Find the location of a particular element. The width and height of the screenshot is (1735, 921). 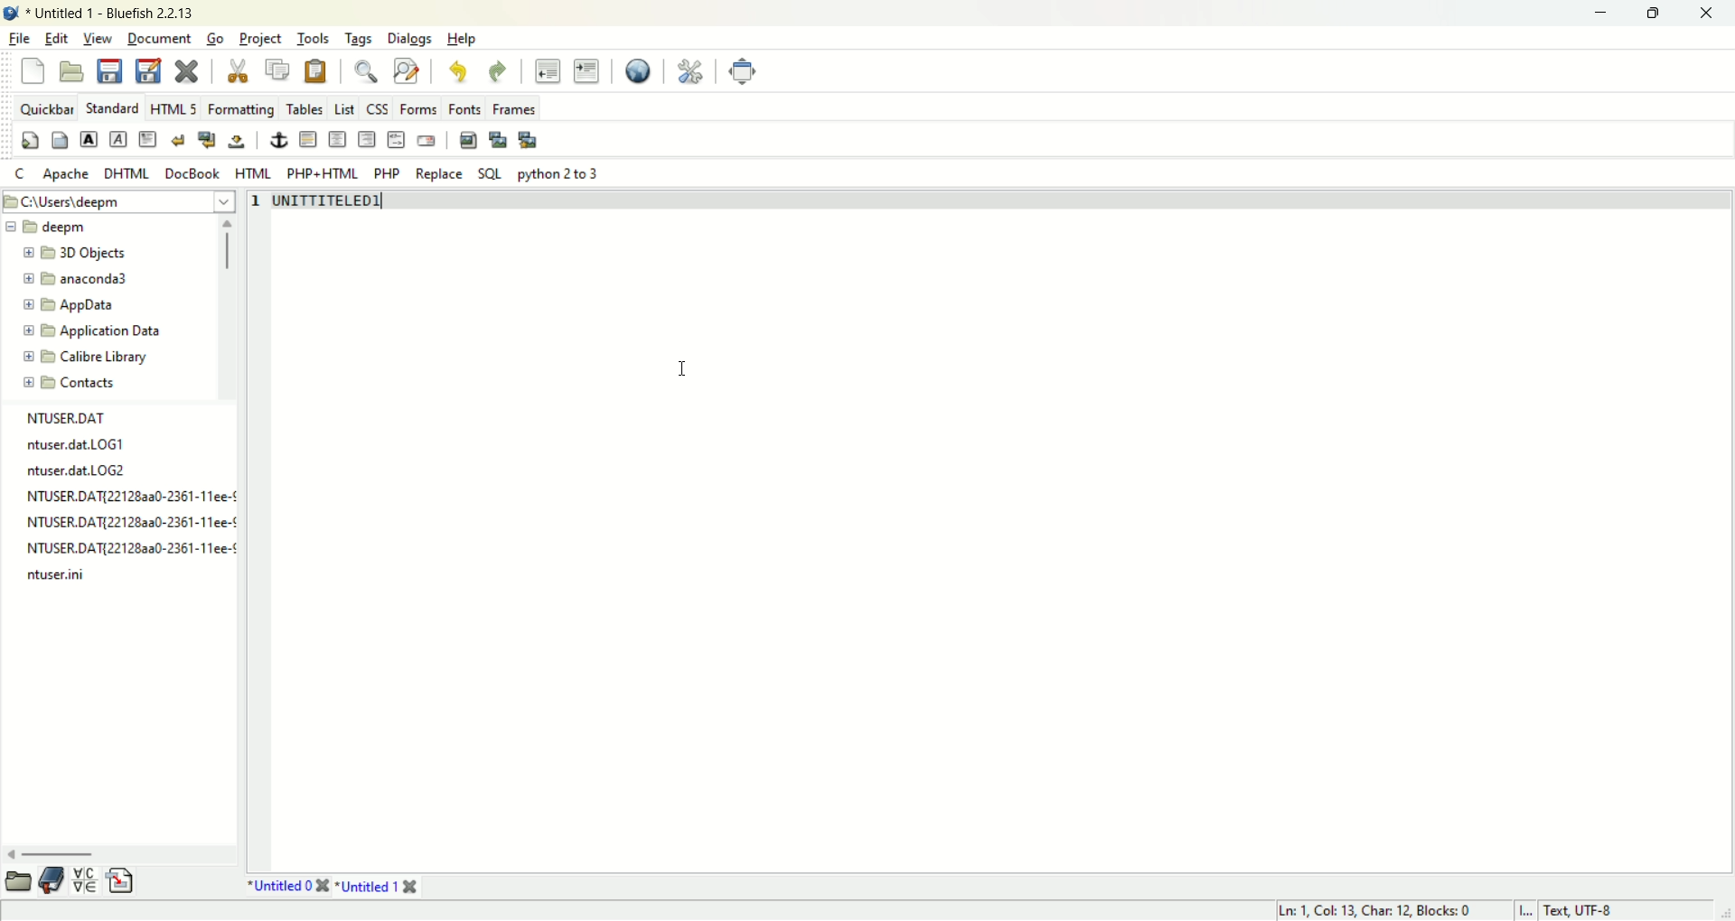

text, UTF-8 is located at coordinates (1607, 909).